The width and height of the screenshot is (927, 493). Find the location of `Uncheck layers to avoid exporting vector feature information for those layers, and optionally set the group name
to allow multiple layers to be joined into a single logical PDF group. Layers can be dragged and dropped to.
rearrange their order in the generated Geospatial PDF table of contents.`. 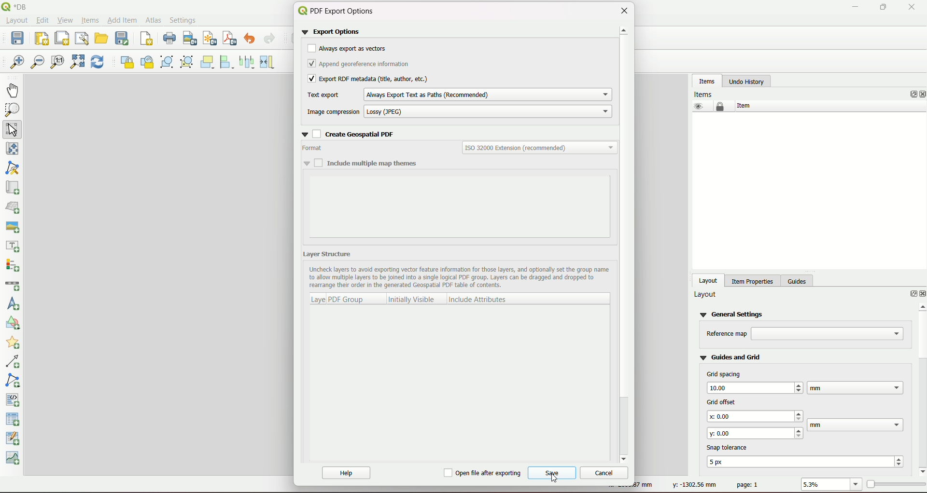

Uncheck layers to avoid exporting vector feature information for those layers, and optionally set the group name
to allow multiple layers to be joined into a single logical PDF group. Layers can be dragged and dropped to.
rearrange their order in the generated Geospatial PDF table of contents. is located at coordinates (459, 278).